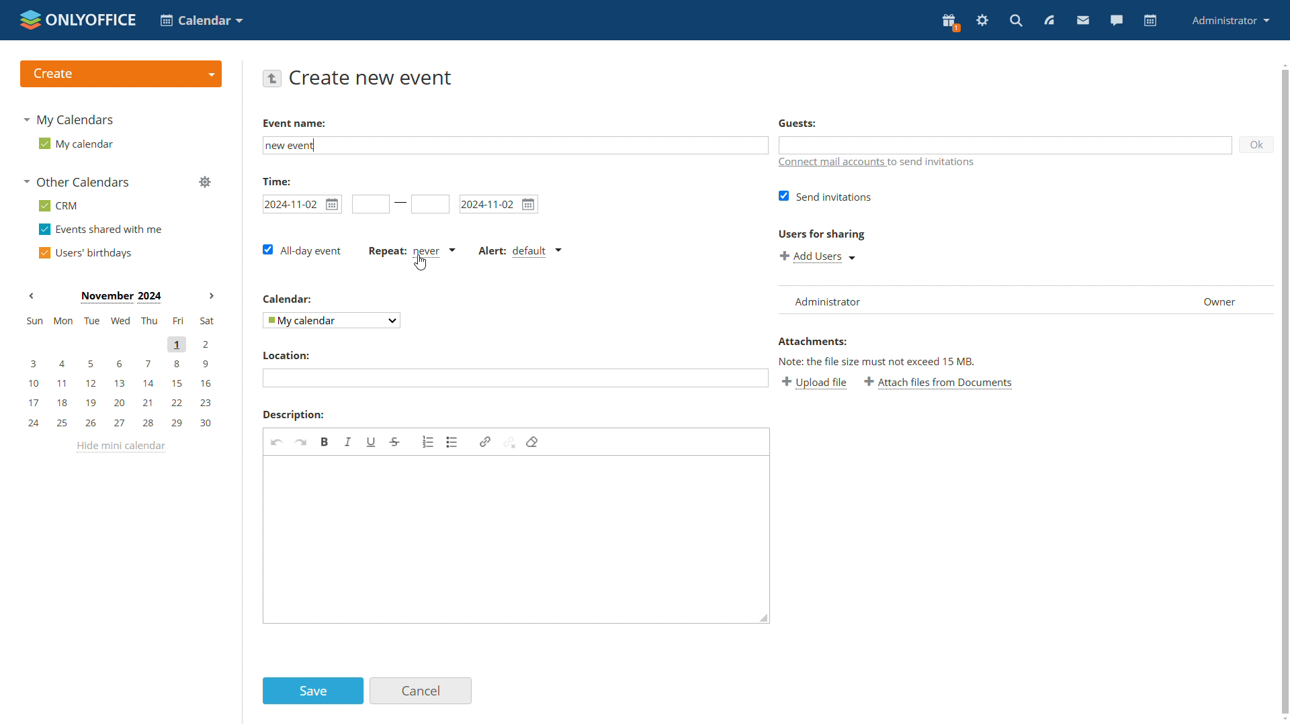 The image size is (1290, 725). I want to click on scrollbar, so click(1286, 392).